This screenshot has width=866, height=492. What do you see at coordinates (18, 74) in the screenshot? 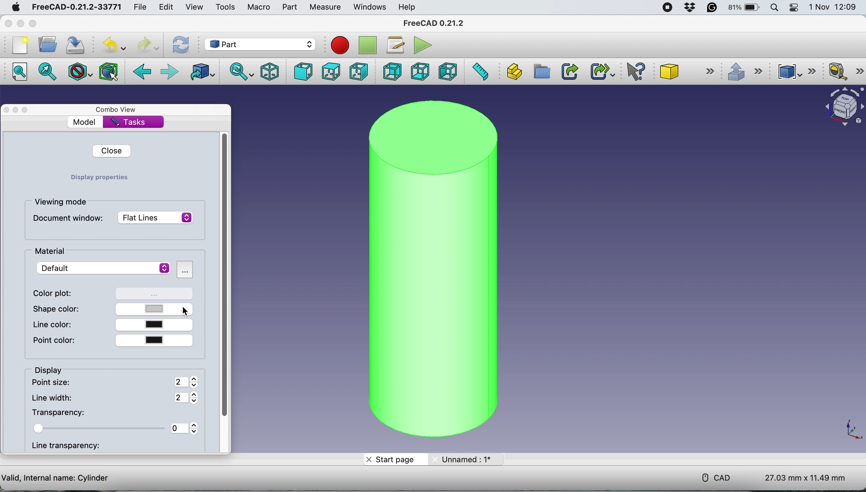
I see `fit all` at bounding box center [18, 74].